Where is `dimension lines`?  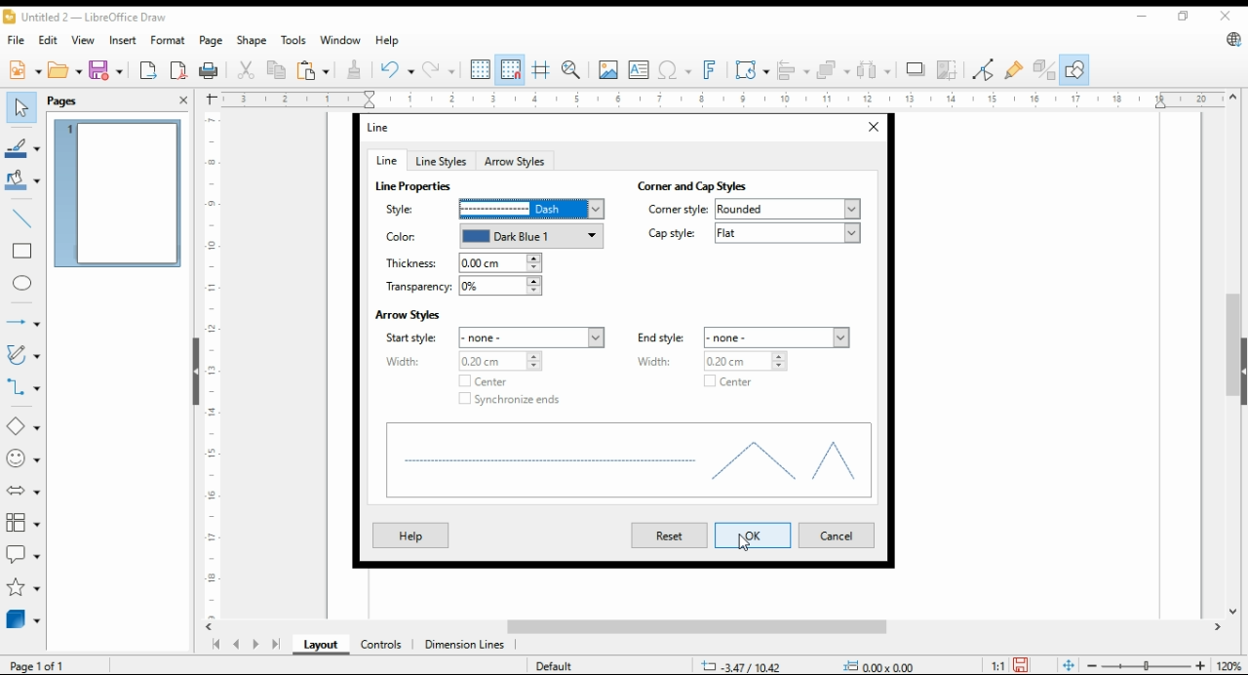 dimension lines is located at coordinates (465, 646).